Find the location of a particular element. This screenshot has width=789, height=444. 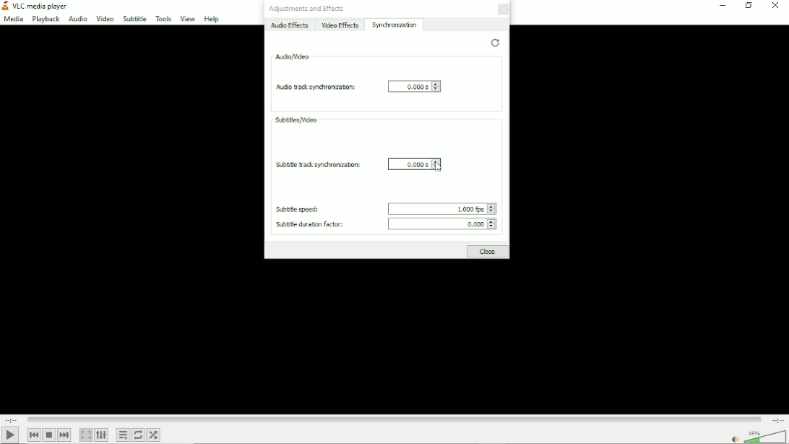

1.000 fps is located at coordinates (438, 207).